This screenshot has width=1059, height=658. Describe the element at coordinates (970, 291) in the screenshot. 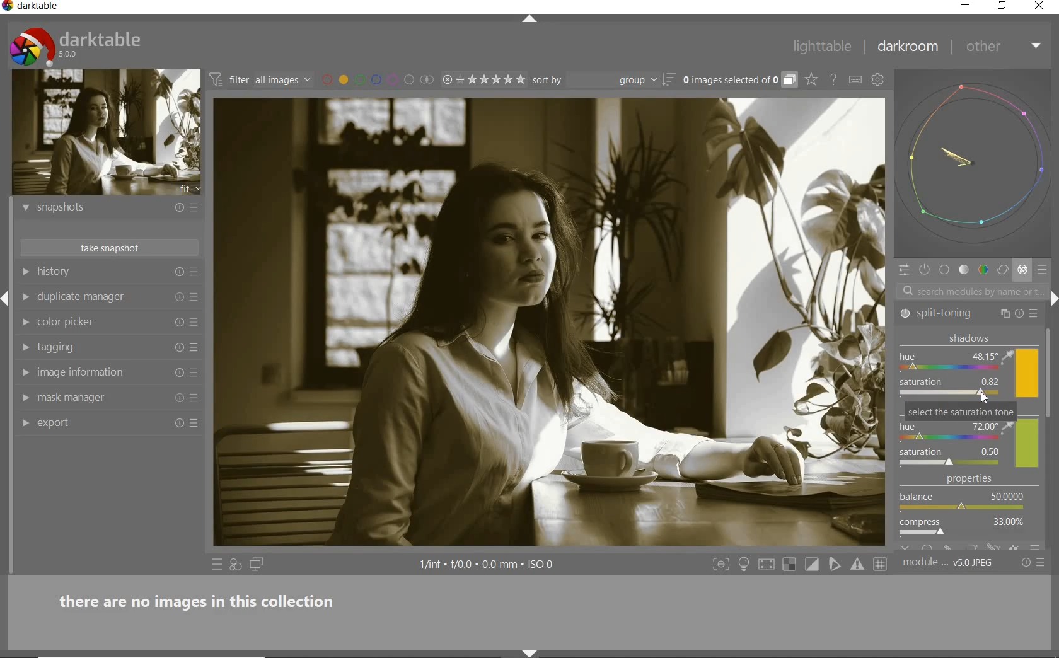

I see `search module by name` at that location.